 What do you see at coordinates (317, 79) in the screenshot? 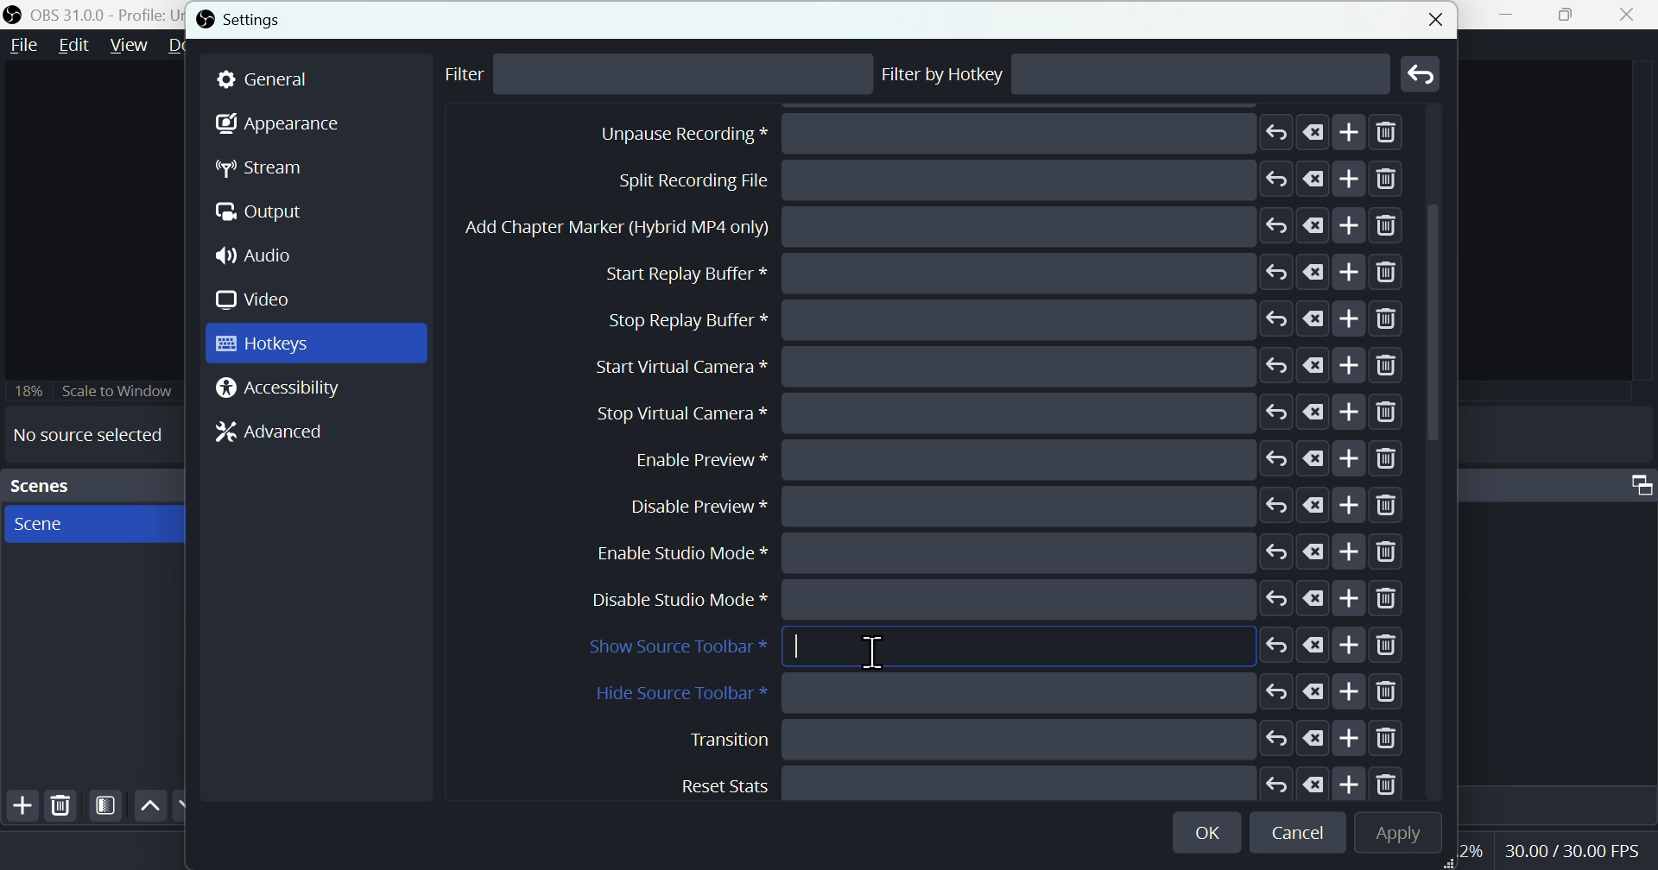
I see `general` at bounding box center [317, 79].